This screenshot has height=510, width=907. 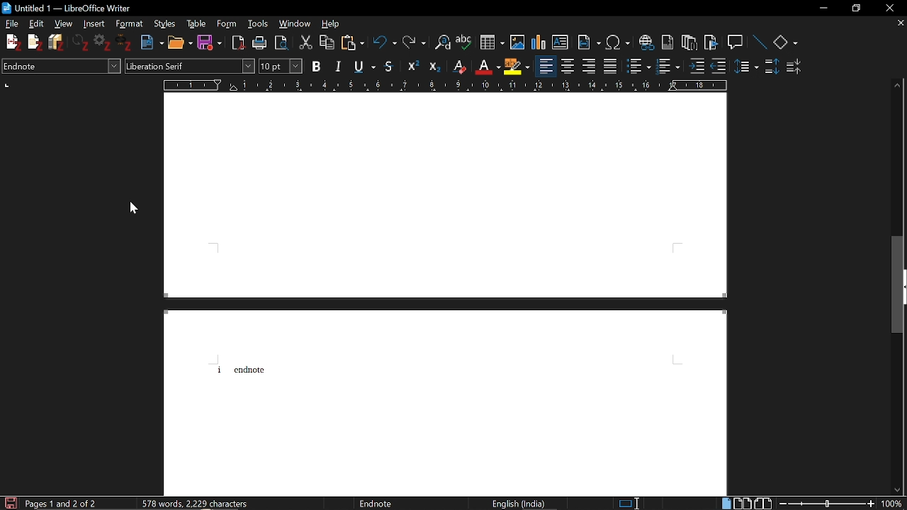 What do you see at coordinates (296, 23) in the screenshot?
I see `Windows` at bounding box center [296, 23].